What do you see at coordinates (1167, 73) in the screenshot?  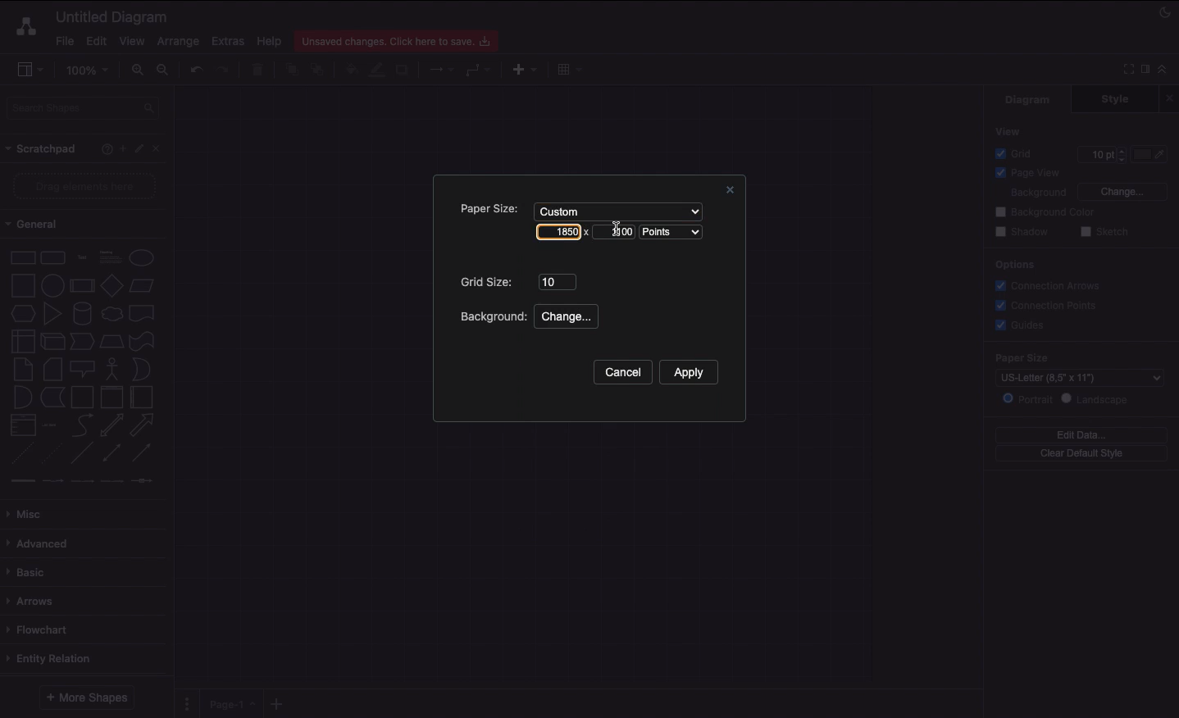 I see `Collapse expand` at bounding box center [1167, 73].